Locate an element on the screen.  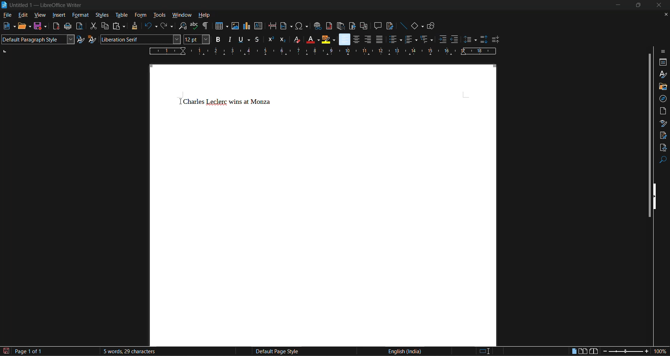
tools is located at coordinates (159, 16).